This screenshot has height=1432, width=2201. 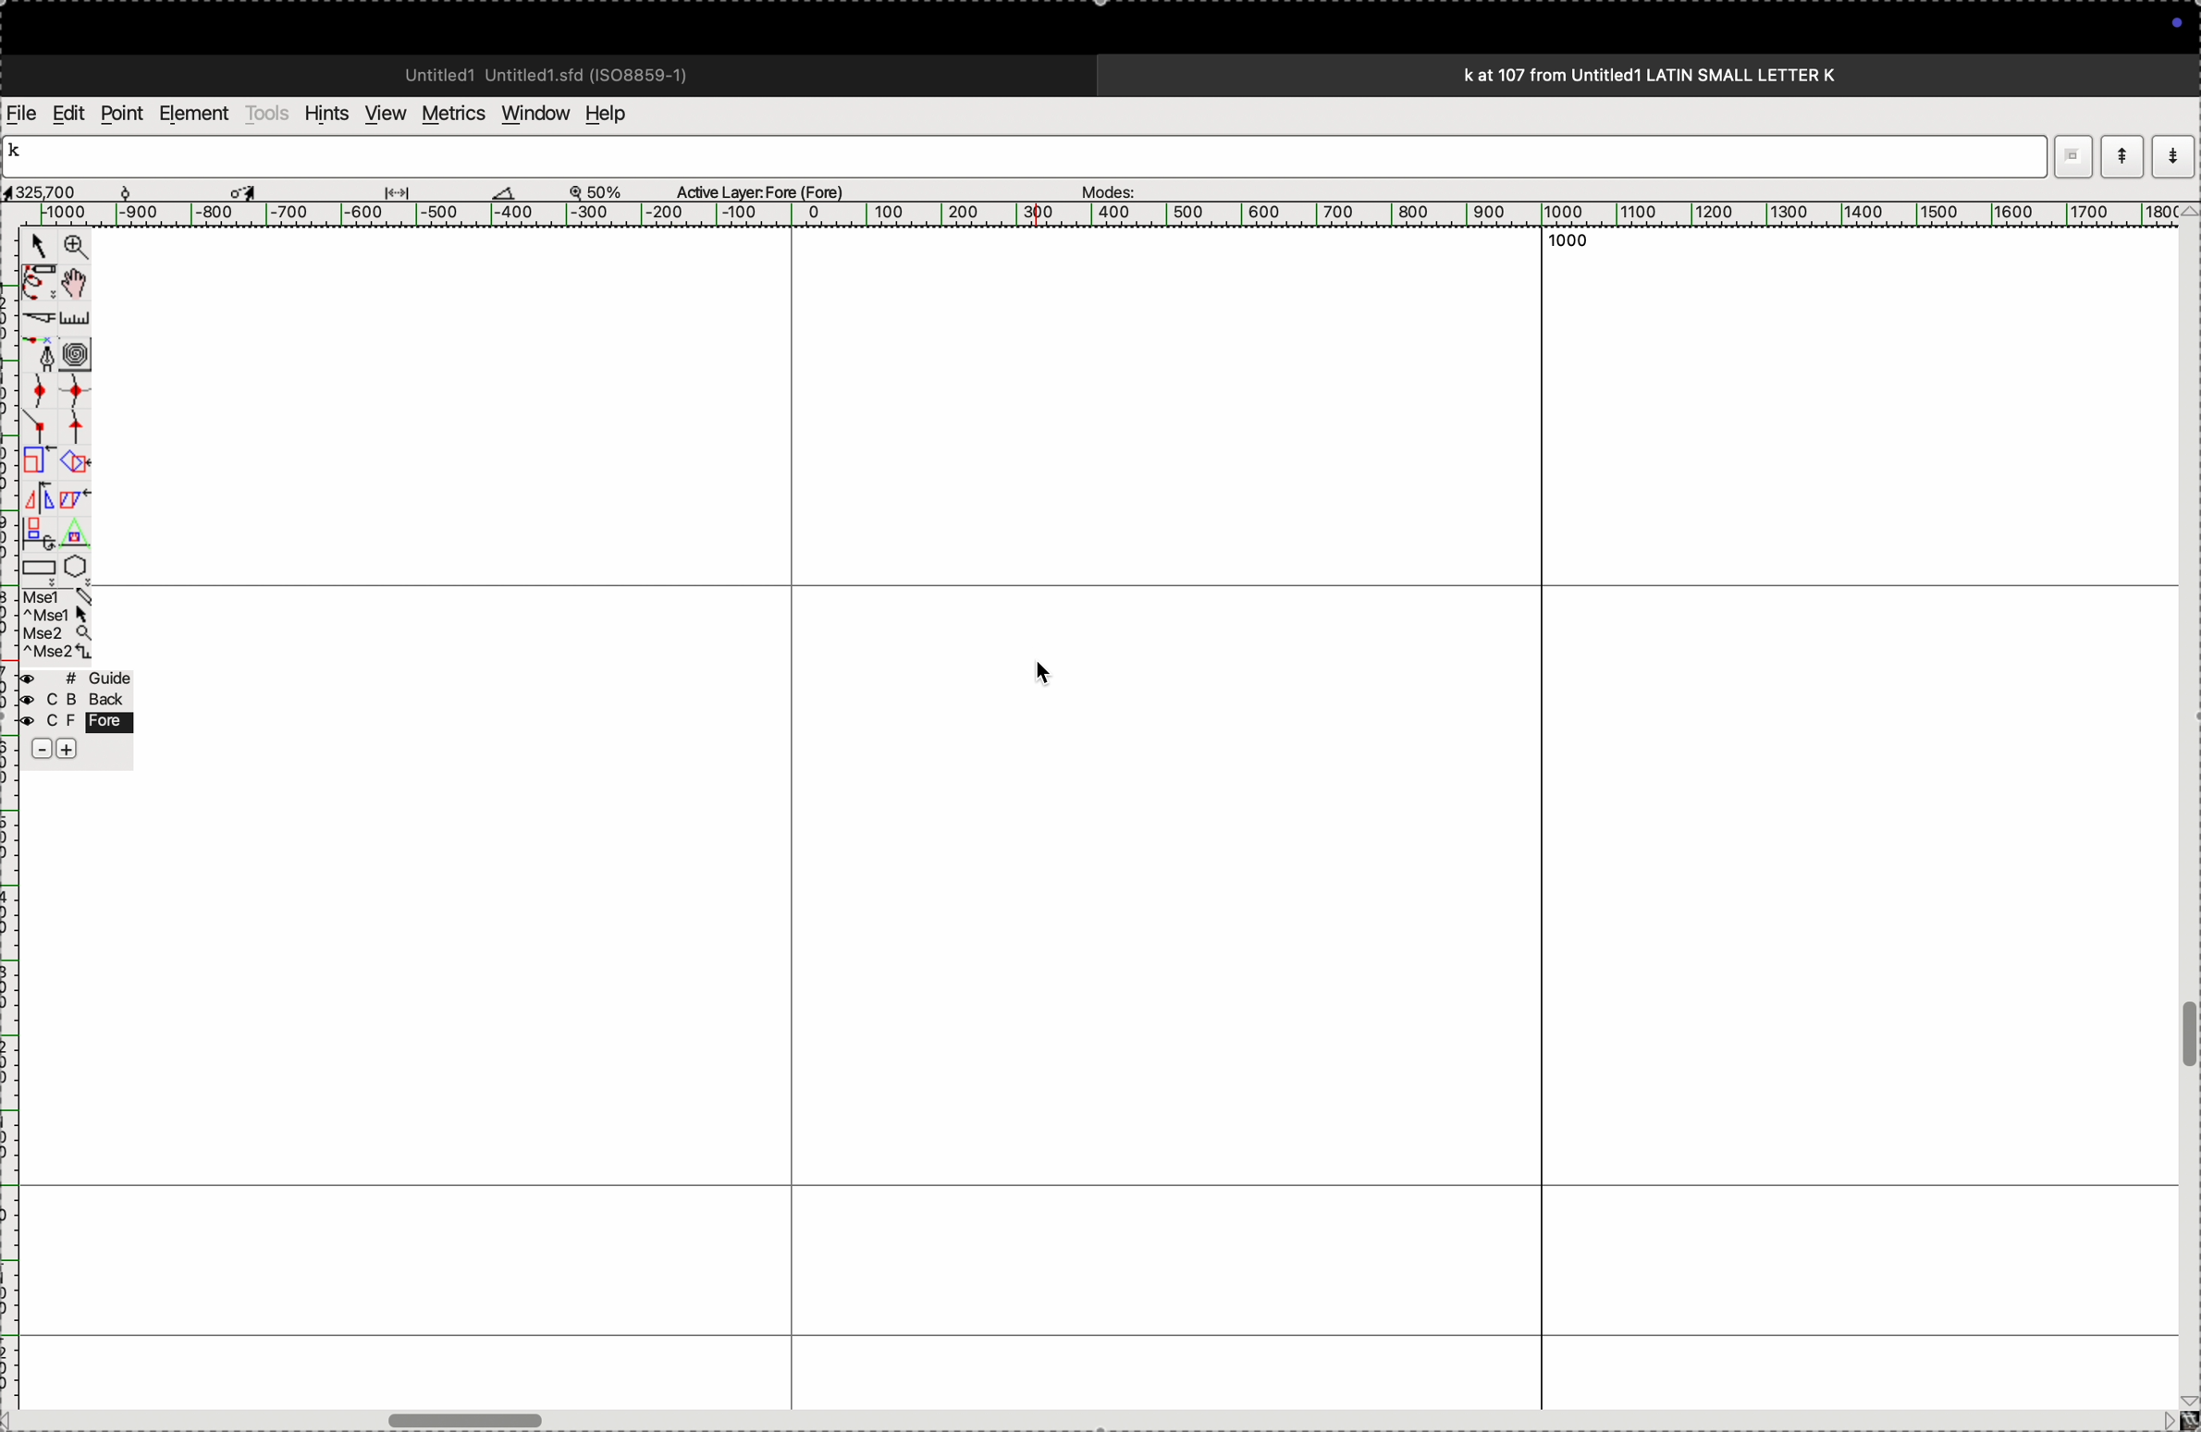 I want to click on circles, so click(x=82, y=353).